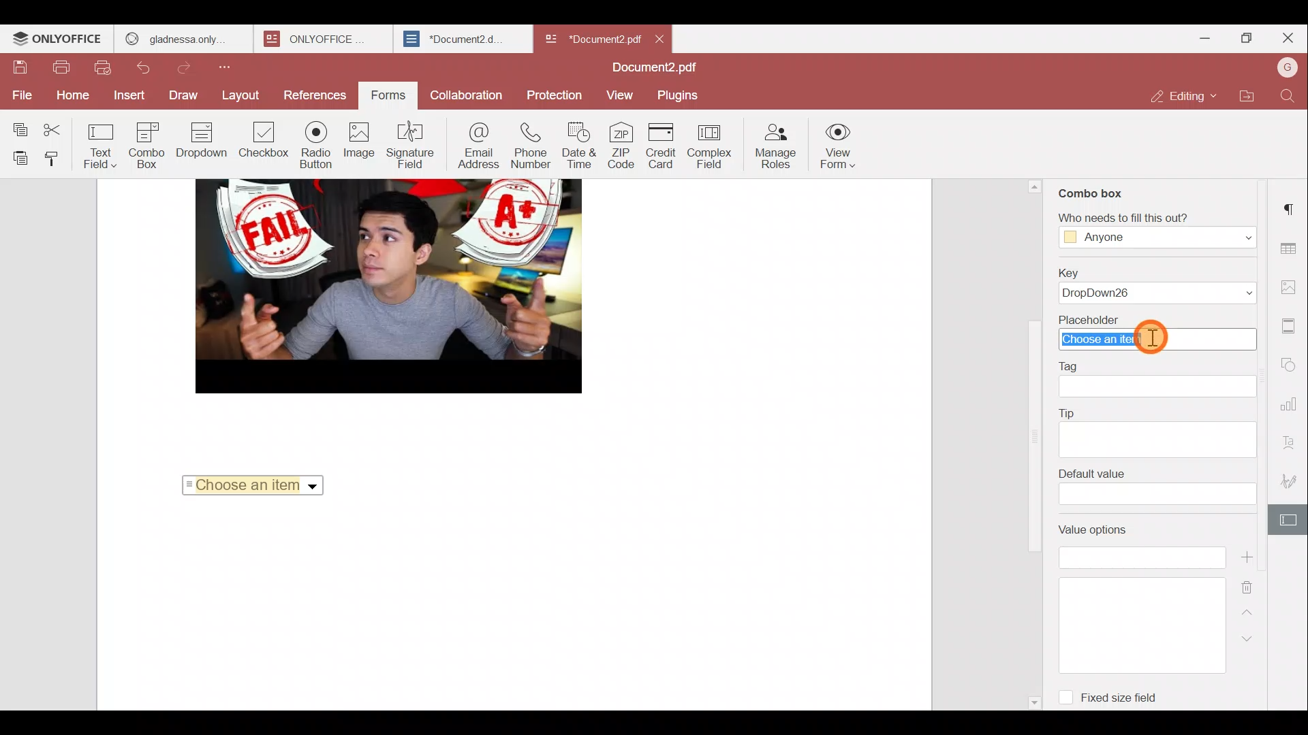 Image resolution: width=1308 pixels, height=735 pixels. What do you see at coordinates (454, 37) in the screenshot?
I see `*Document2.d.` at bounding box center [454, 37].